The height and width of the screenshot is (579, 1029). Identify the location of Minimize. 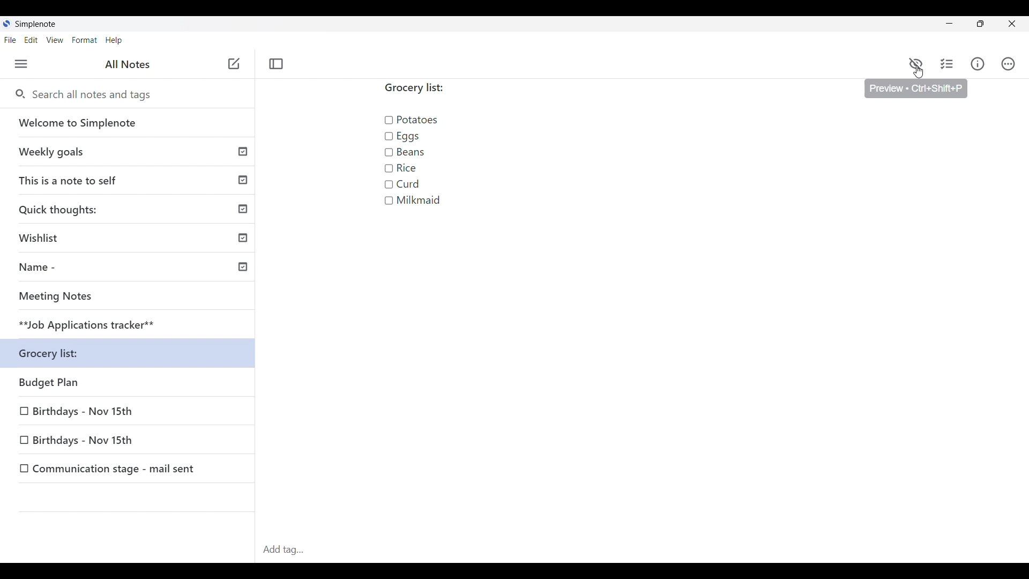
(946, 24).